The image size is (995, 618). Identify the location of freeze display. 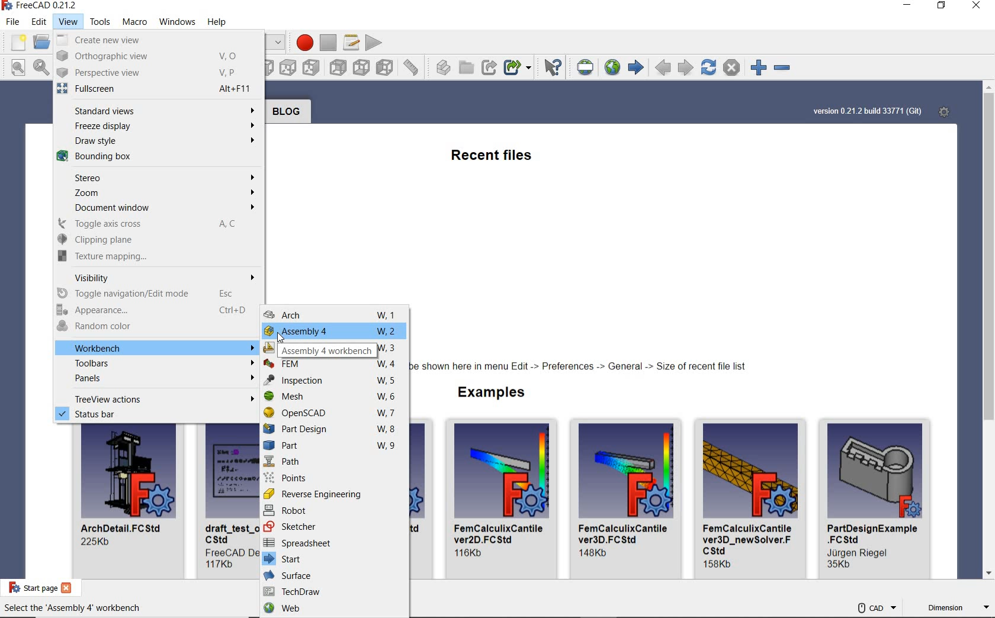
(157, 125).